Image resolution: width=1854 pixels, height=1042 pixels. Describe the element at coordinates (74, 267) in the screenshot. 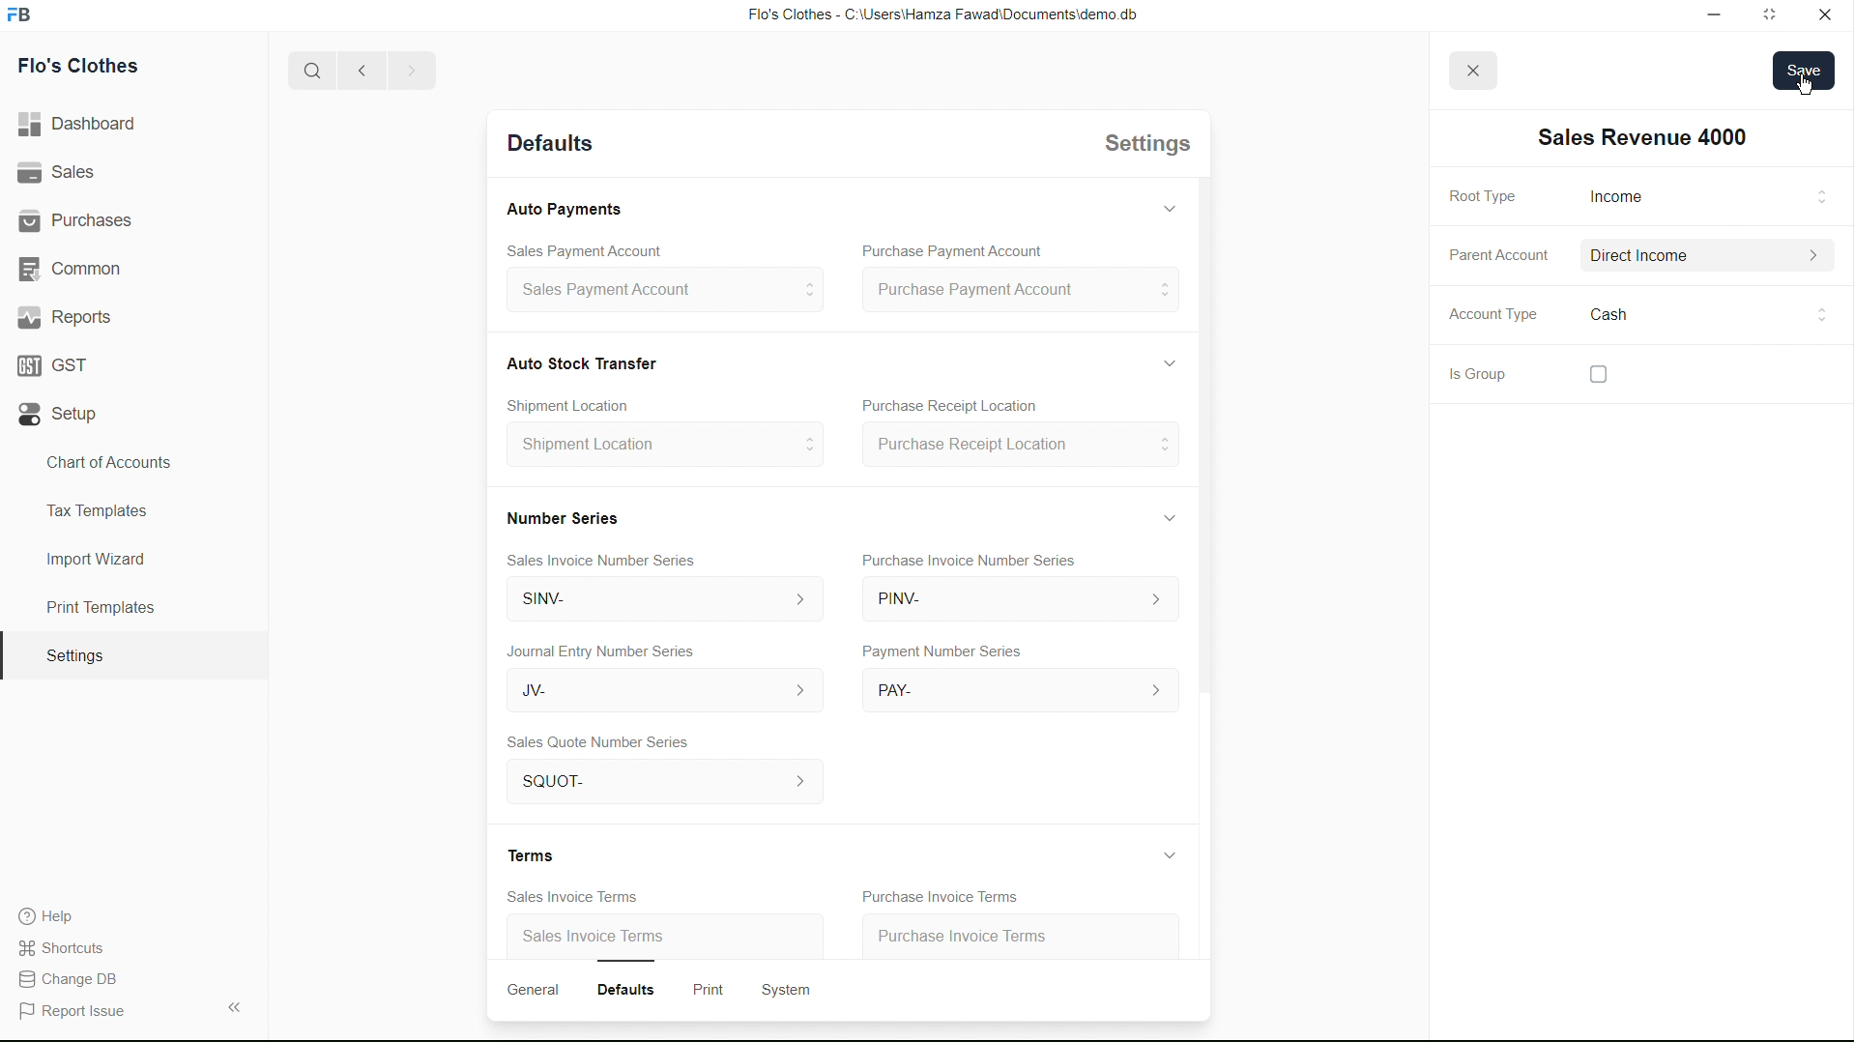

I see `Common` at that location.